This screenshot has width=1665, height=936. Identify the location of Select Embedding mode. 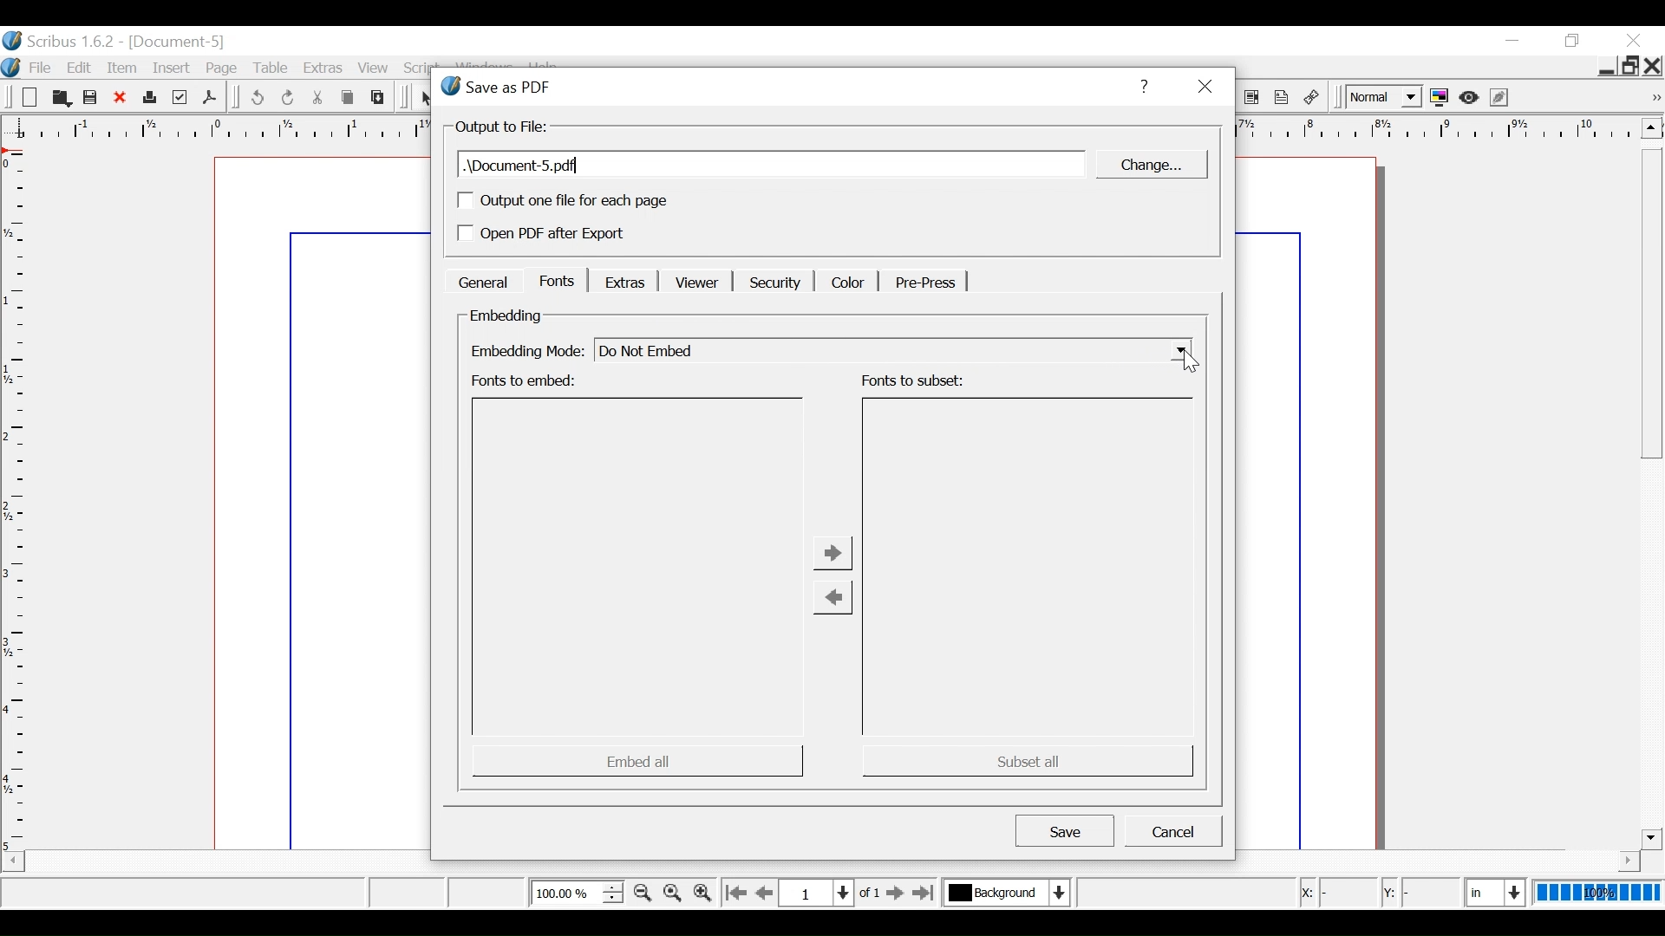
(892, 349).